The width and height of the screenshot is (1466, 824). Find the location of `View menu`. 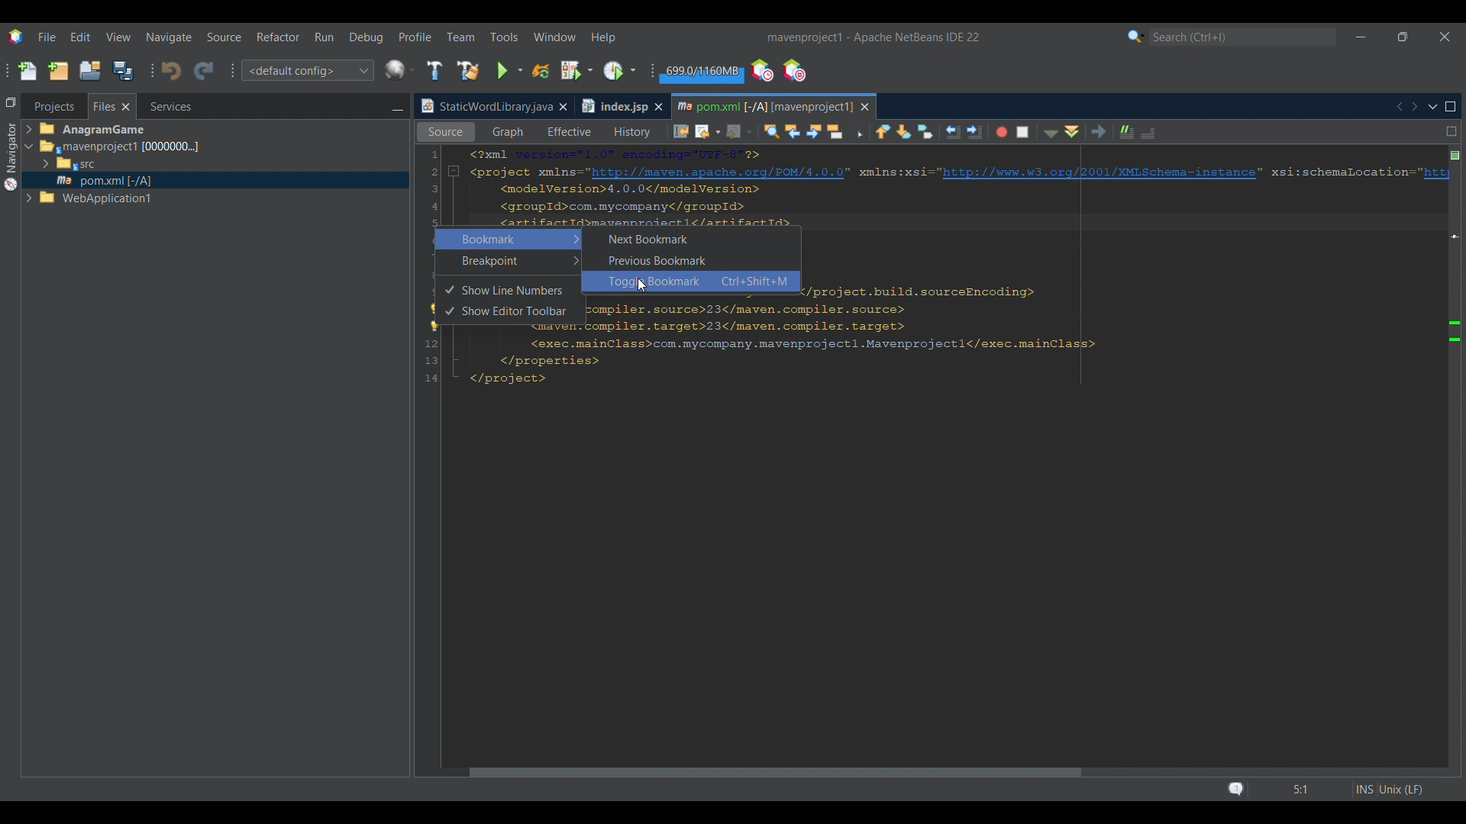

View menu is located at coordinates (118, 37).